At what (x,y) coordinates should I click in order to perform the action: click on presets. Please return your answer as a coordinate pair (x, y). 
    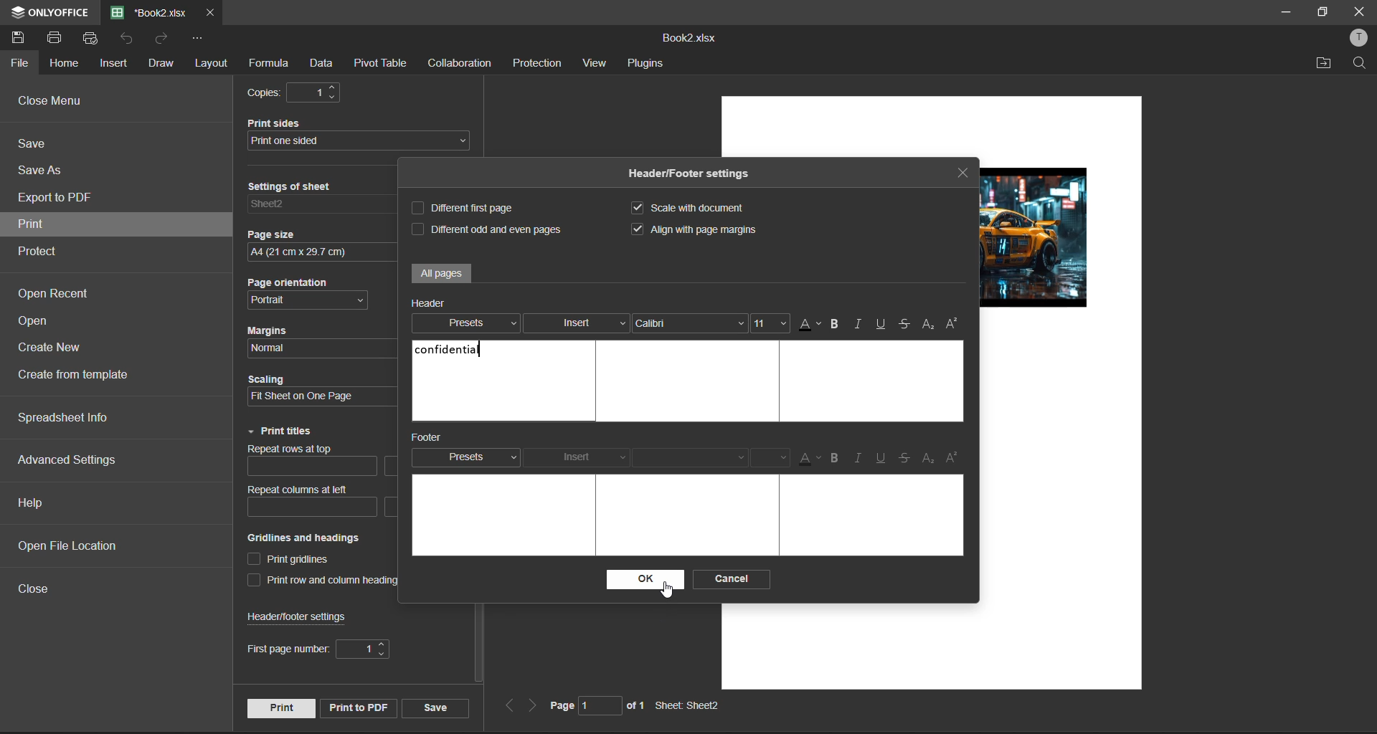
    Looking at the image, I should click on (470, 323).